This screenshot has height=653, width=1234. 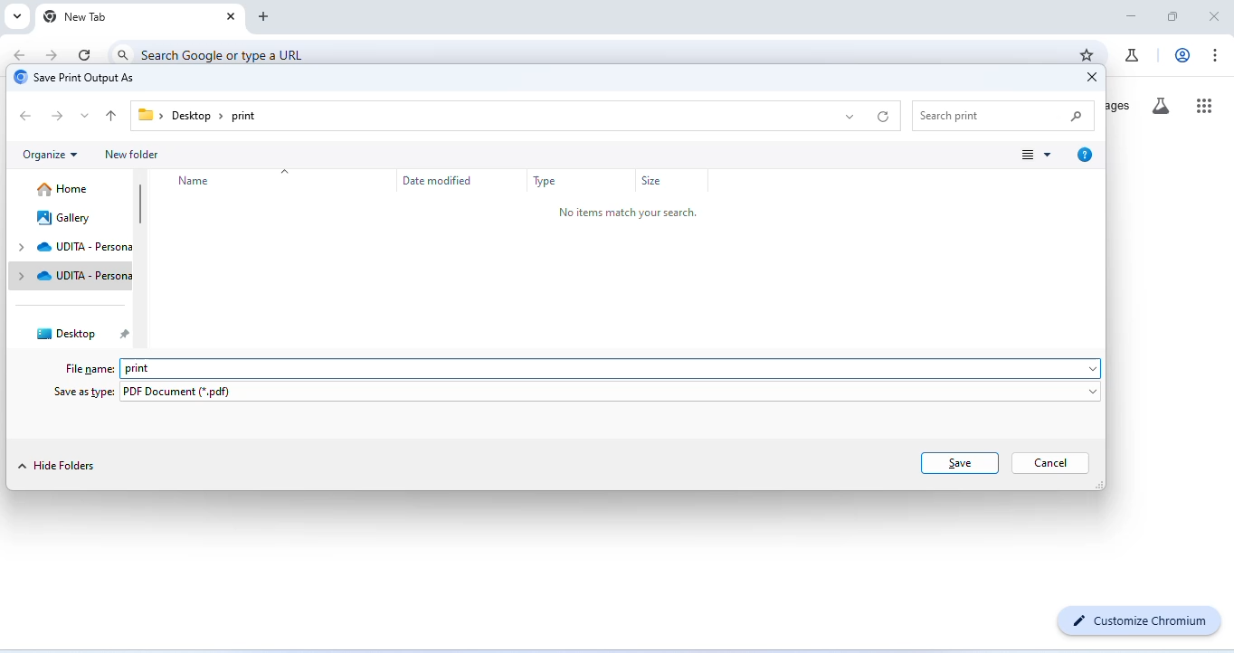 I want to click on add new tab, so click(x=266, y=16).